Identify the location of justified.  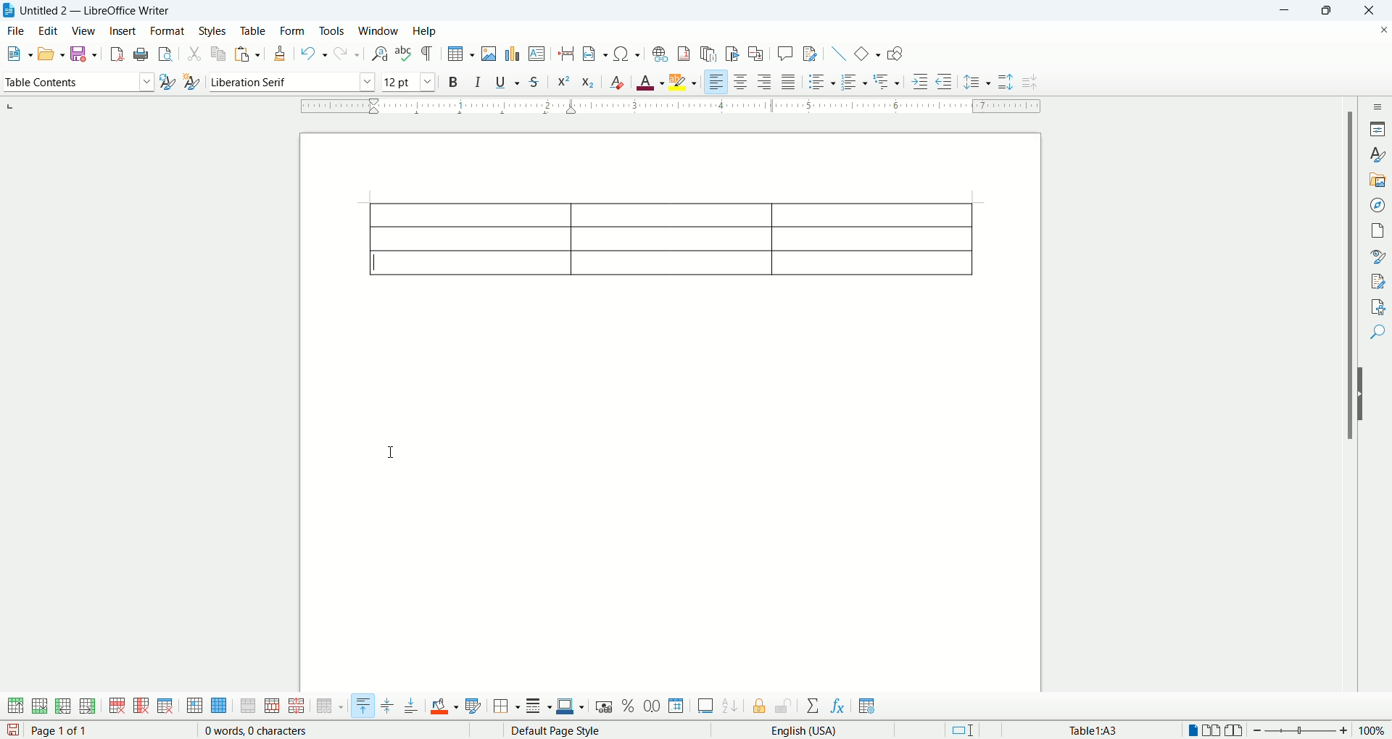
(790, 81).